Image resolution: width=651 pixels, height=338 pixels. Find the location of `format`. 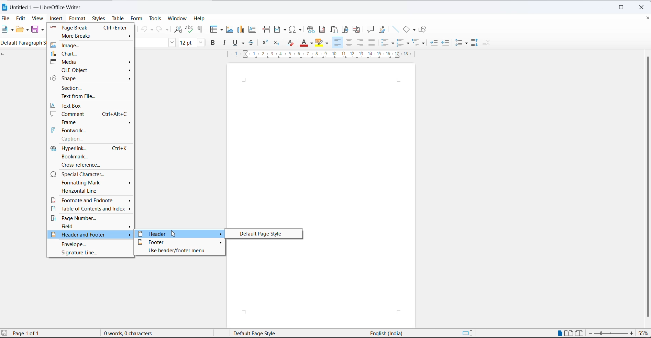

format is located at coordinates (76, 19).